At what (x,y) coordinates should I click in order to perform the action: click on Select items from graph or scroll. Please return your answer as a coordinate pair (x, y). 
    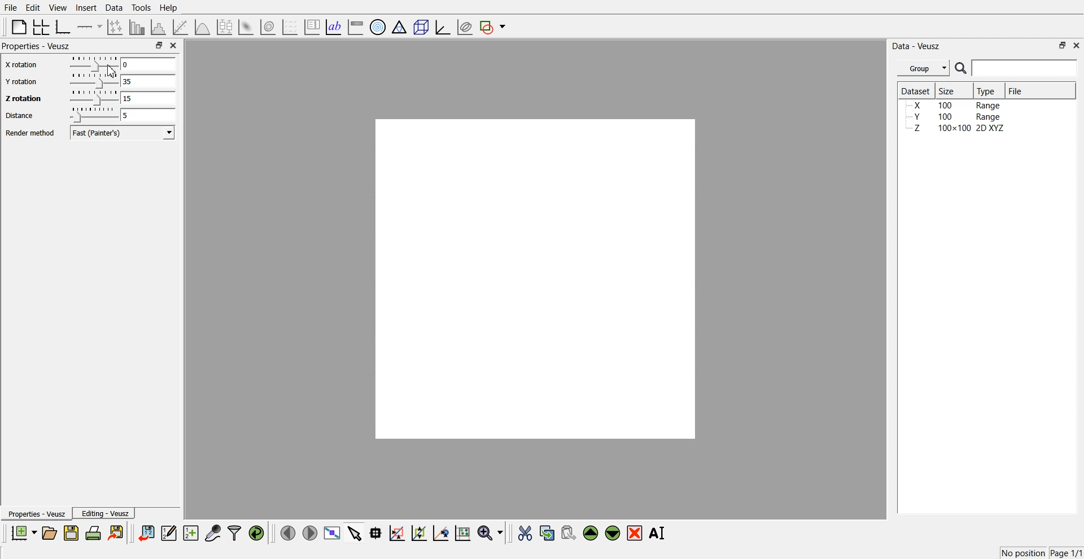
    Looking at the image, I should click on (355, 532).